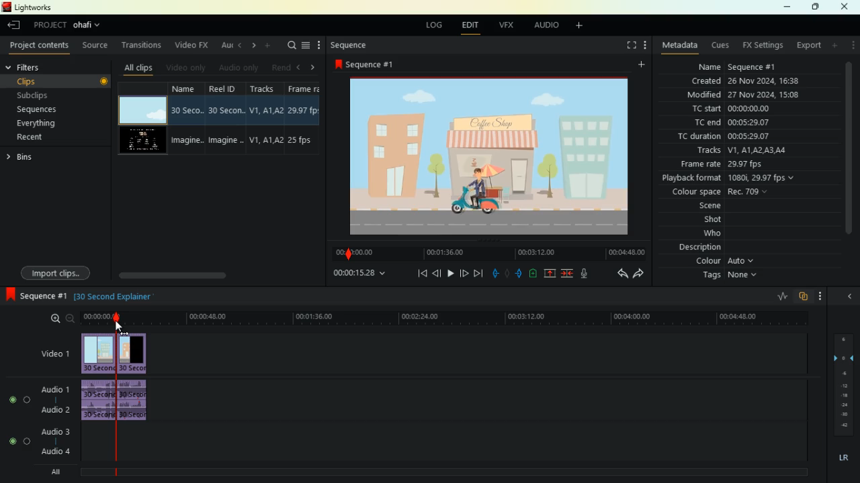 The image size is (860, 483). Describe the element at coordinates (304, 89) in the screenshot. I see `Frame ` at that location.